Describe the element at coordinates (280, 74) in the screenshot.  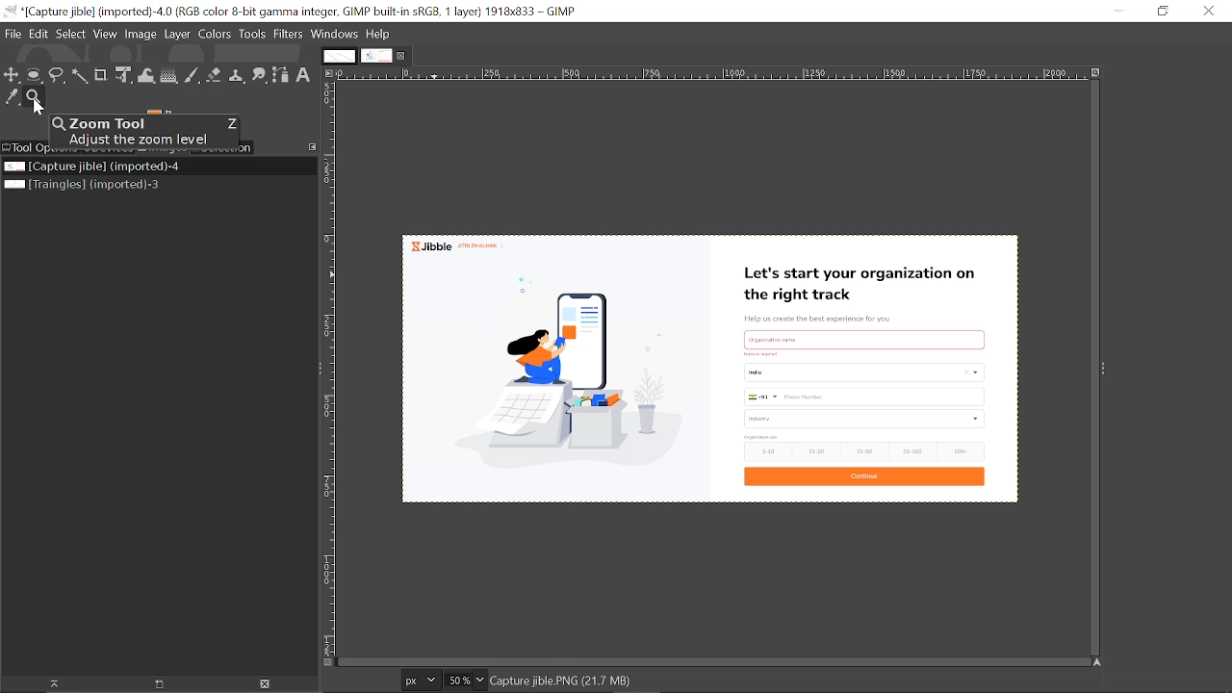
I see `paths tool` at that location.